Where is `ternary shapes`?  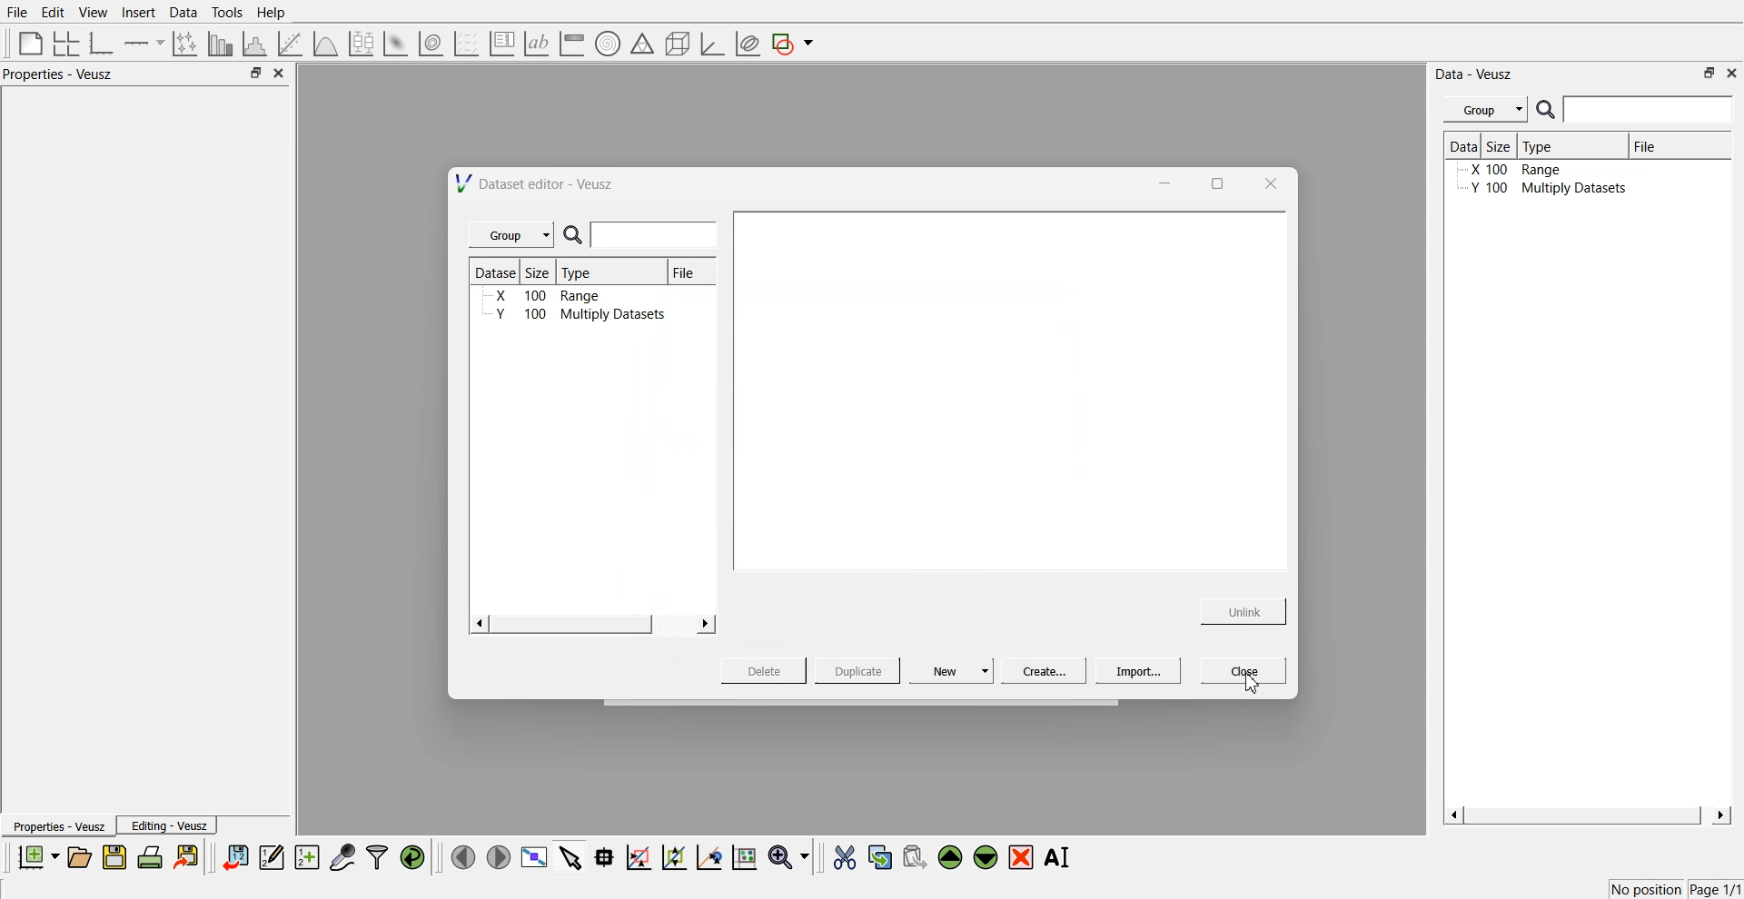
ternary shapes is located at coordinates (639, 45).